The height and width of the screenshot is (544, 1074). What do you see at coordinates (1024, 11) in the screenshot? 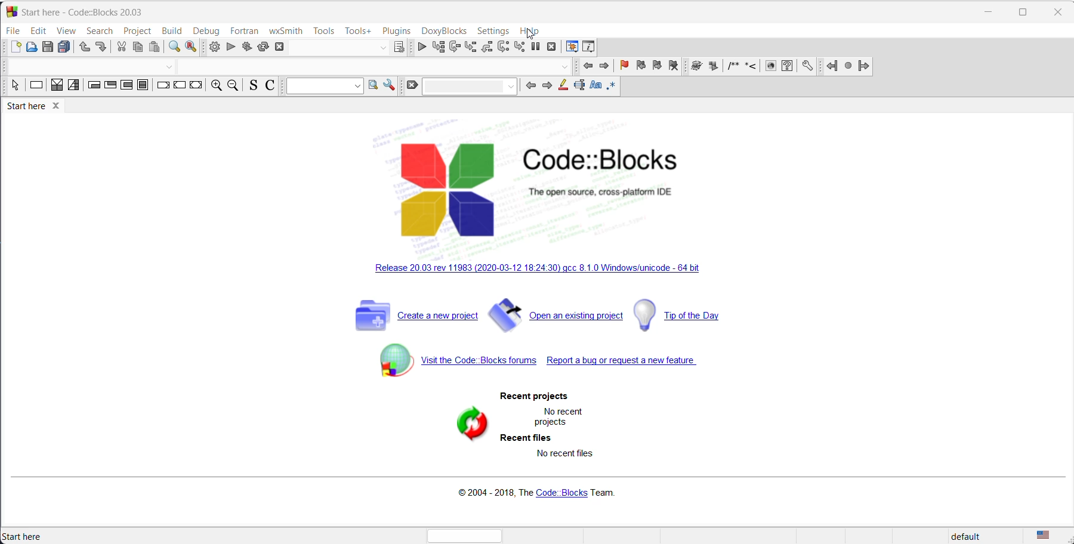
I see `maximize` at bounding box center [1024, 11].